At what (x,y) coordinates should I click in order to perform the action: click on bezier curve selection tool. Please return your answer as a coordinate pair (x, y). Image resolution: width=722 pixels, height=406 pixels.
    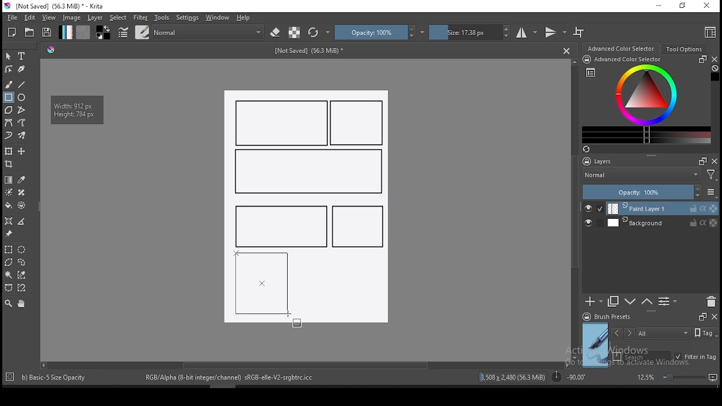
    Looking at the image, I should click on (8, 288).